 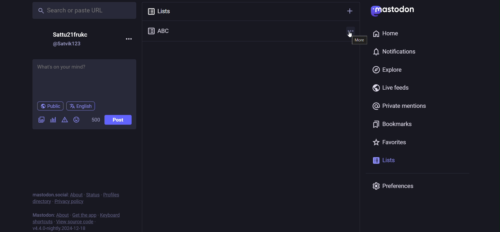 I want to click on live feed, so click(x=393, y=88).